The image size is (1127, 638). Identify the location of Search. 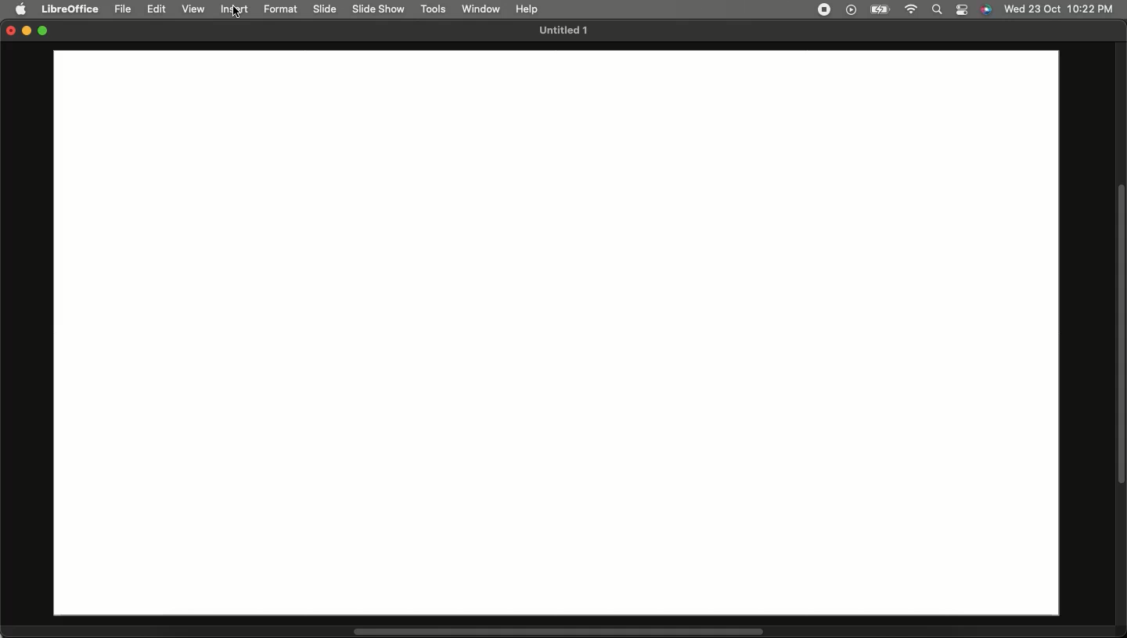
(936, 10).